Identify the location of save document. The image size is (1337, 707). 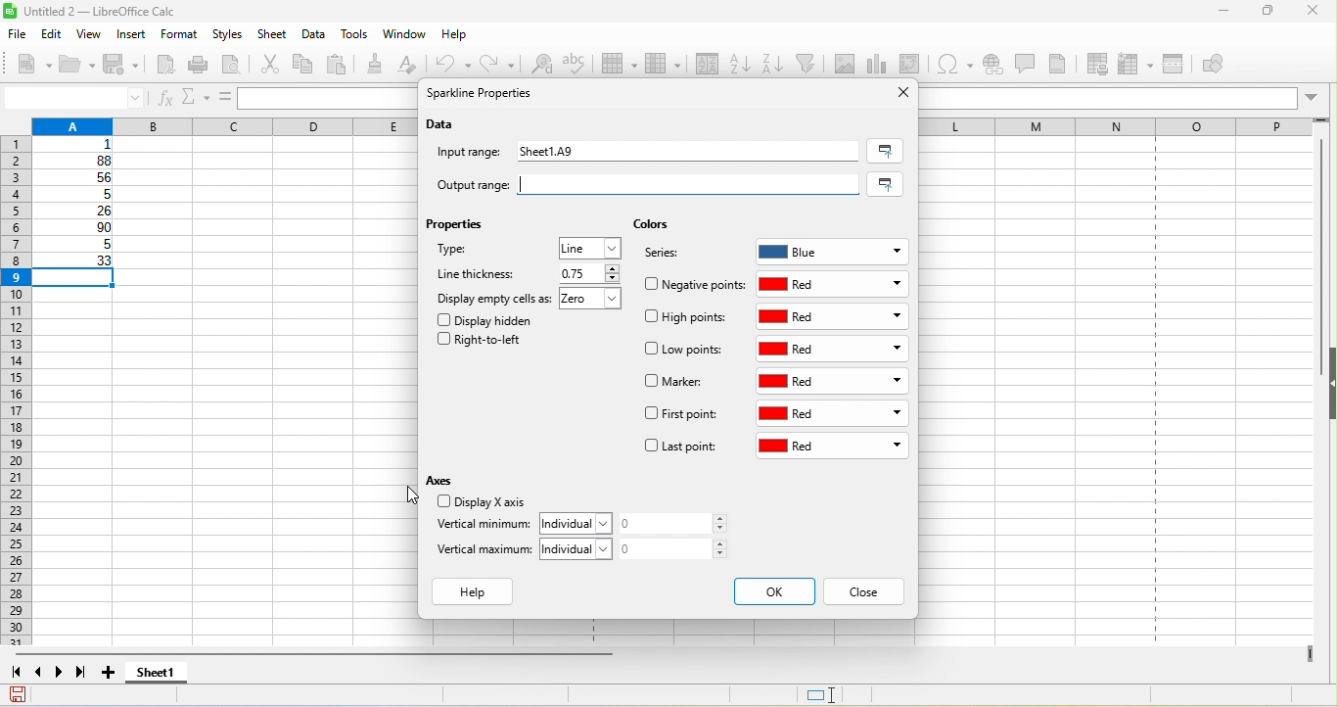
(18, 694).